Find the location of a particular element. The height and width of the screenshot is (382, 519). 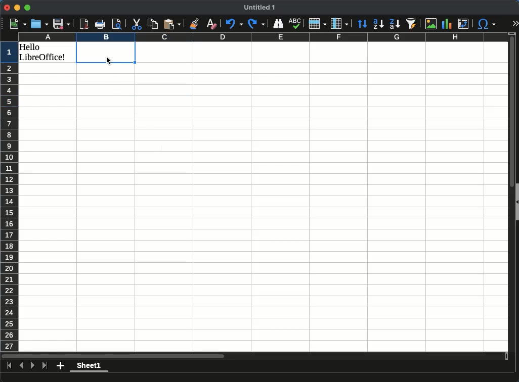

last sheet is located at coordinates (45, 365).